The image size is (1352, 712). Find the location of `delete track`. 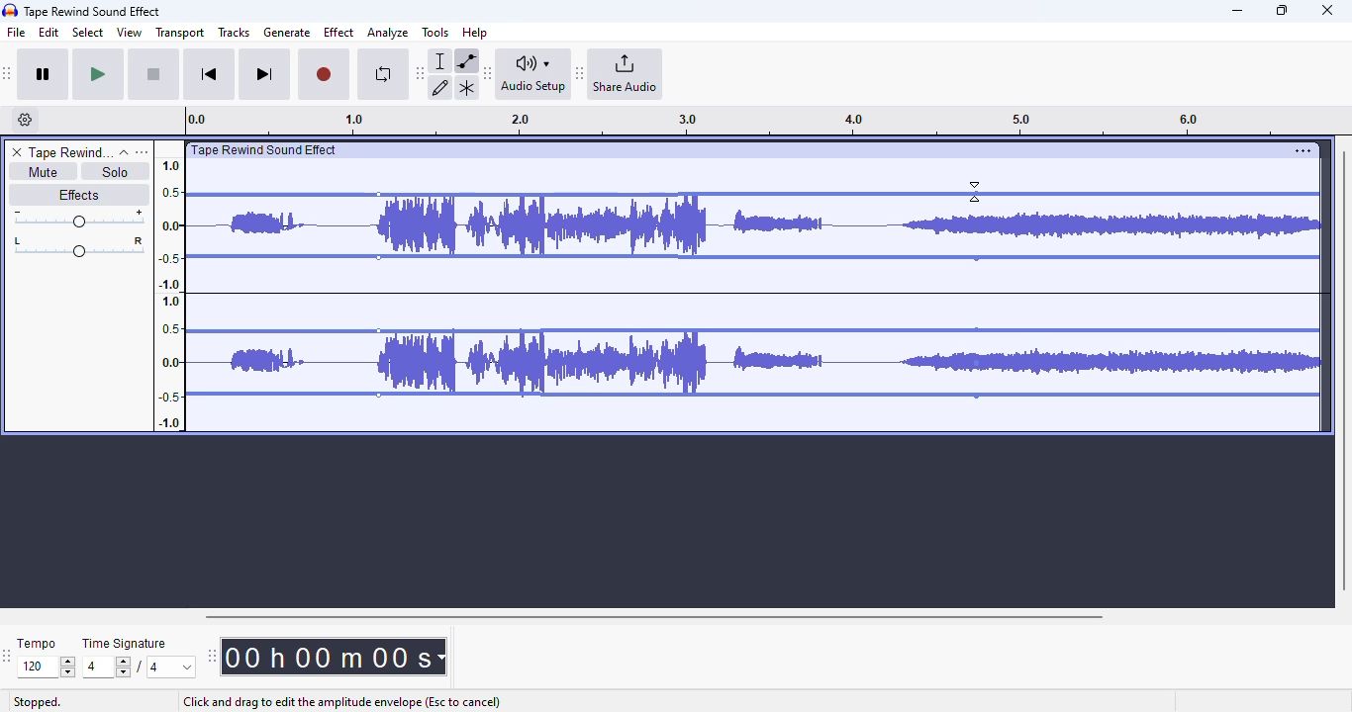

delete track is located at coordinates (17, 152).